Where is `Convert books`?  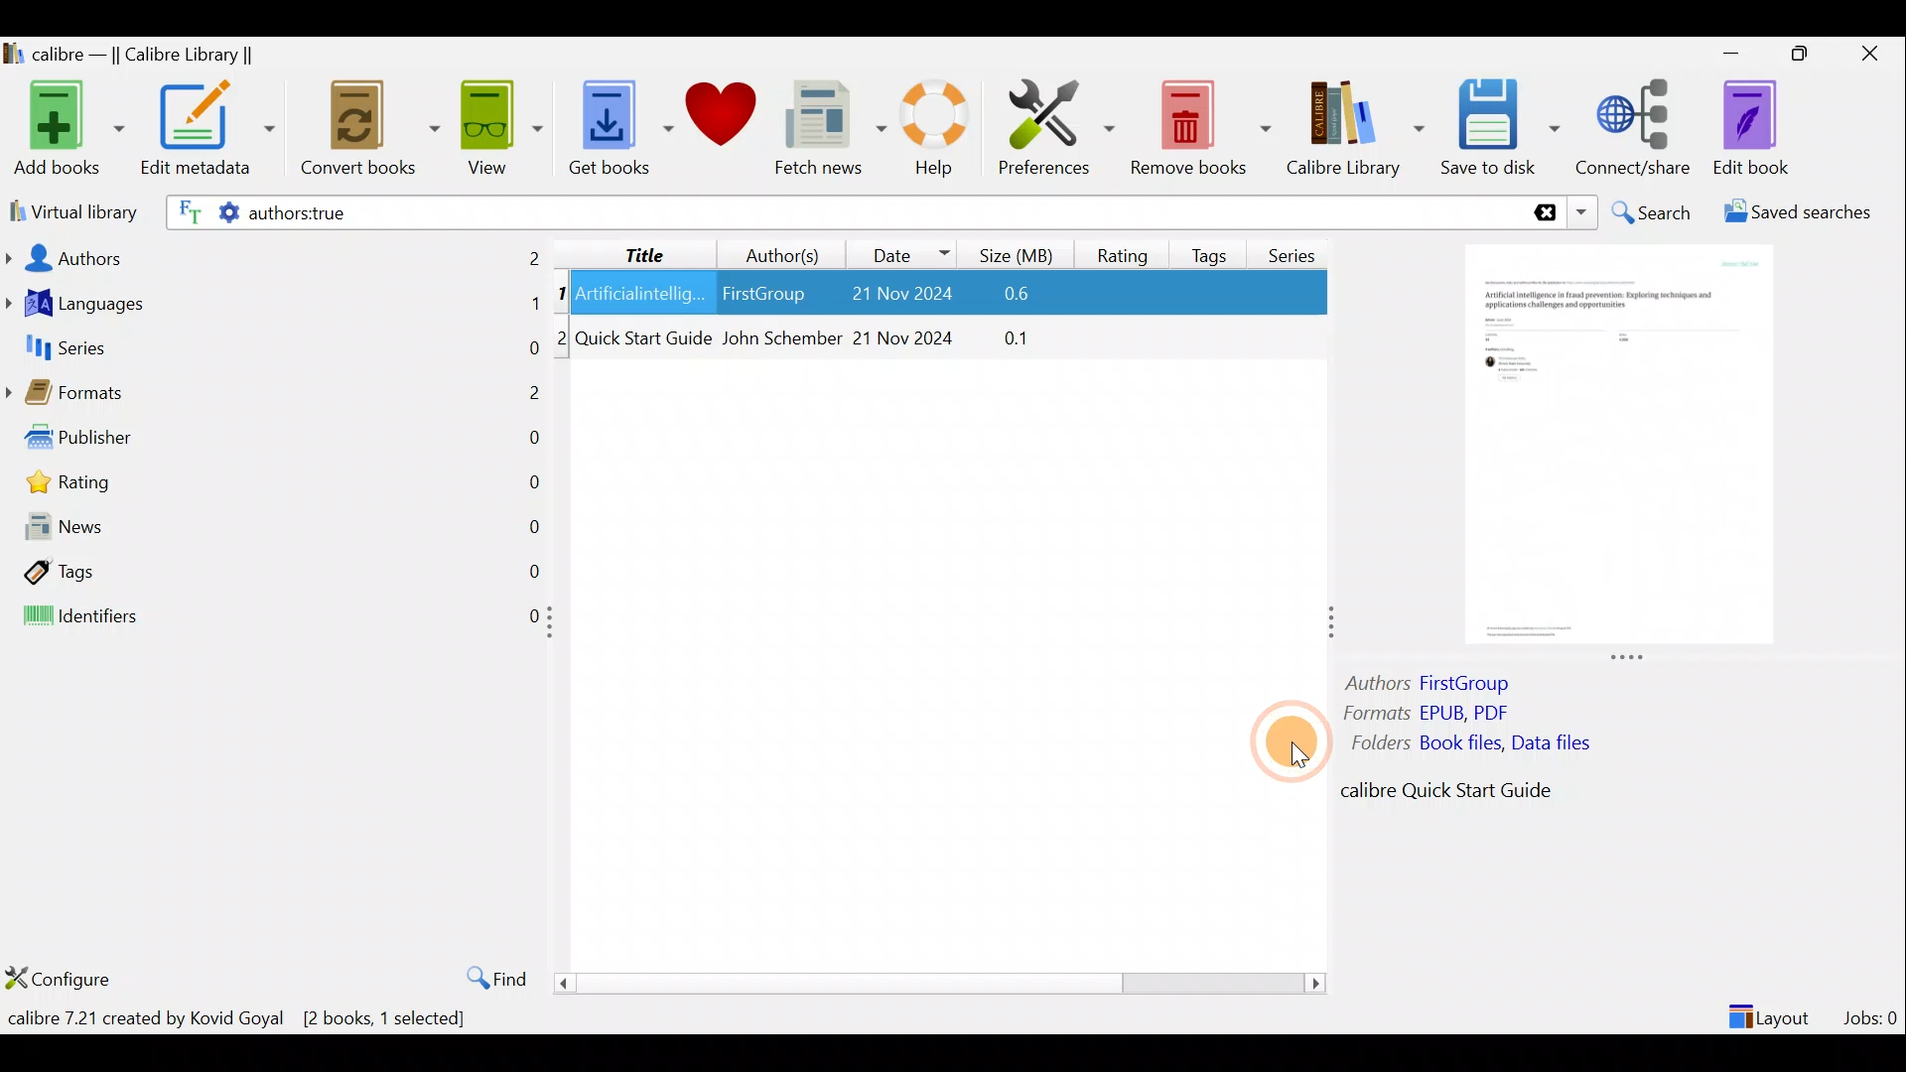 Convert books is located at coordinates (370, 129).